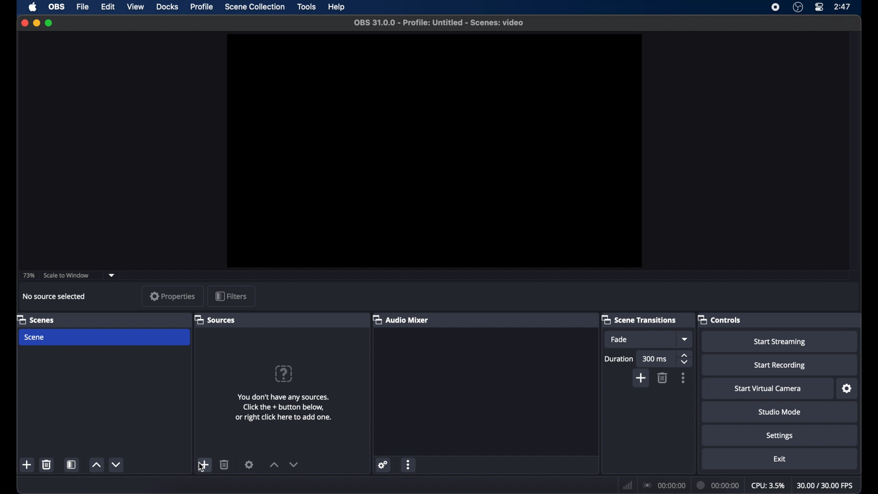  Describe the element at coordinates (642, 378) in the screenshot. I see `add` at that location.